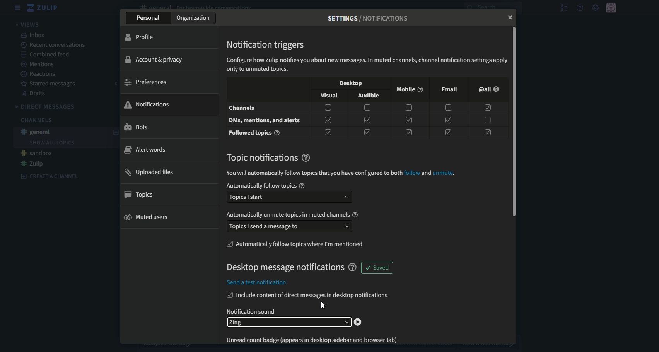  Describe the element at coordinates (367, 63) in the screenshot. I see `text` at that location.